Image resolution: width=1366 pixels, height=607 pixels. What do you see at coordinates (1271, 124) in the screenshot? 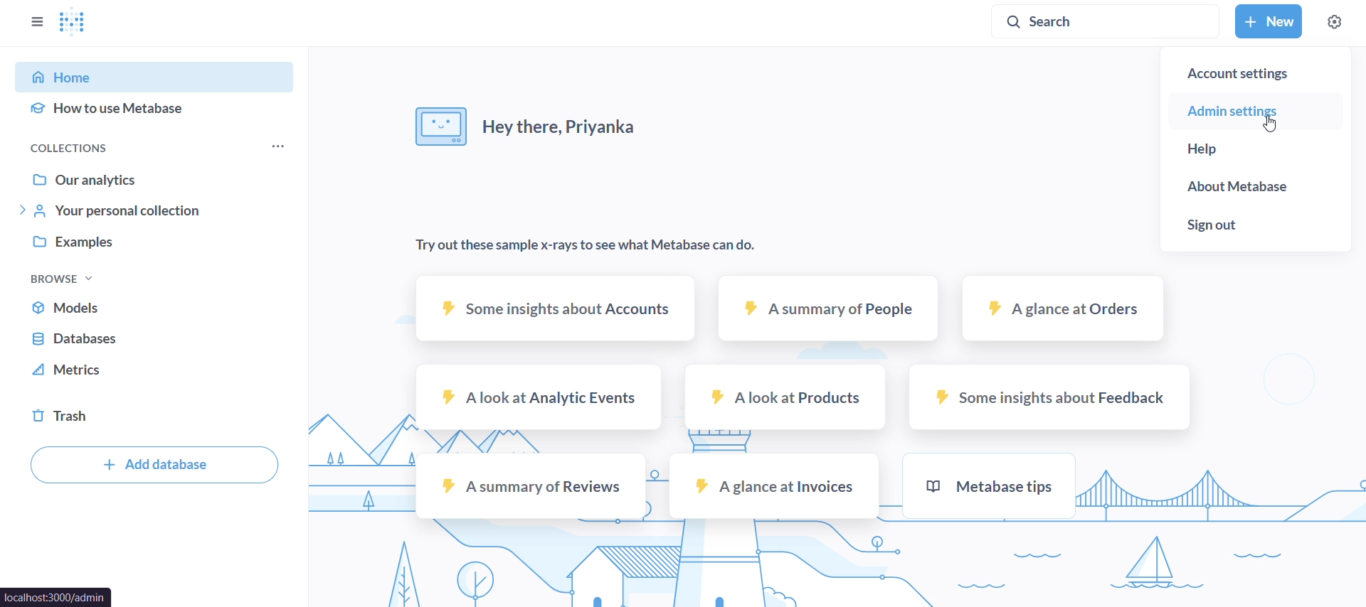
I see `cursor` at bounding box center [1271, 124].